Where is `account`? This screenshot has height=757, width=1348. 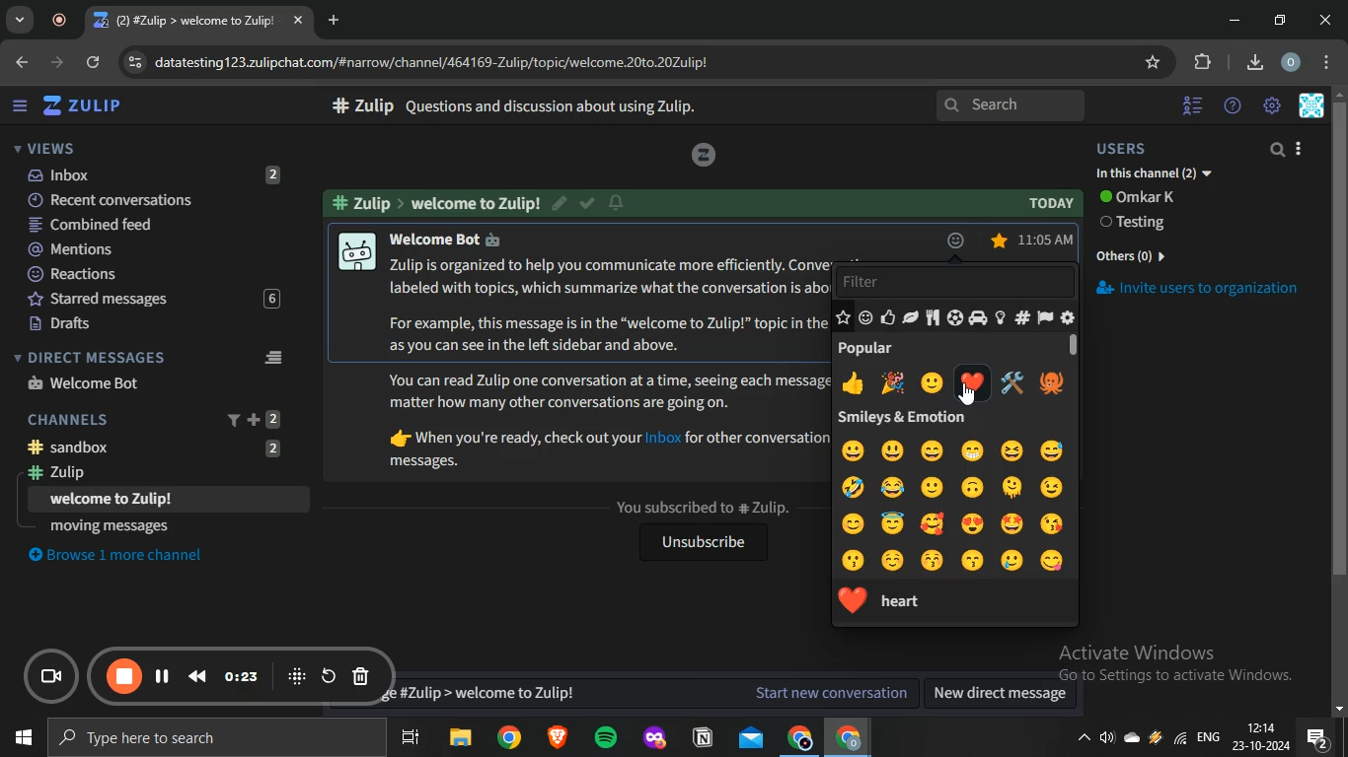
account is located at coordinates (1292, 63).